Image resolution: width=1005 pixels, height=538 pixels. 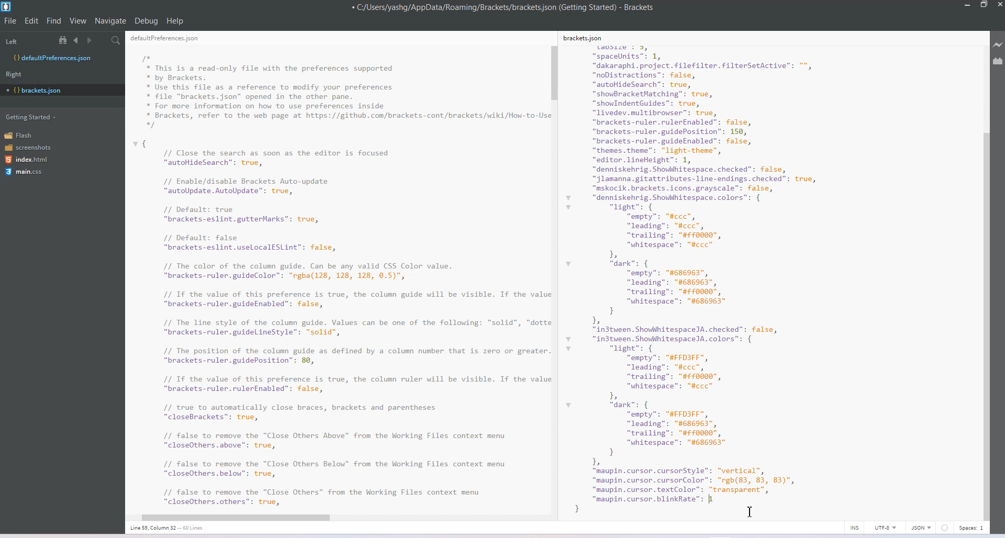 What do you see at coordinates (7, 7) in the screenshot?
I see `Logo` at bounding box center [7, 7].